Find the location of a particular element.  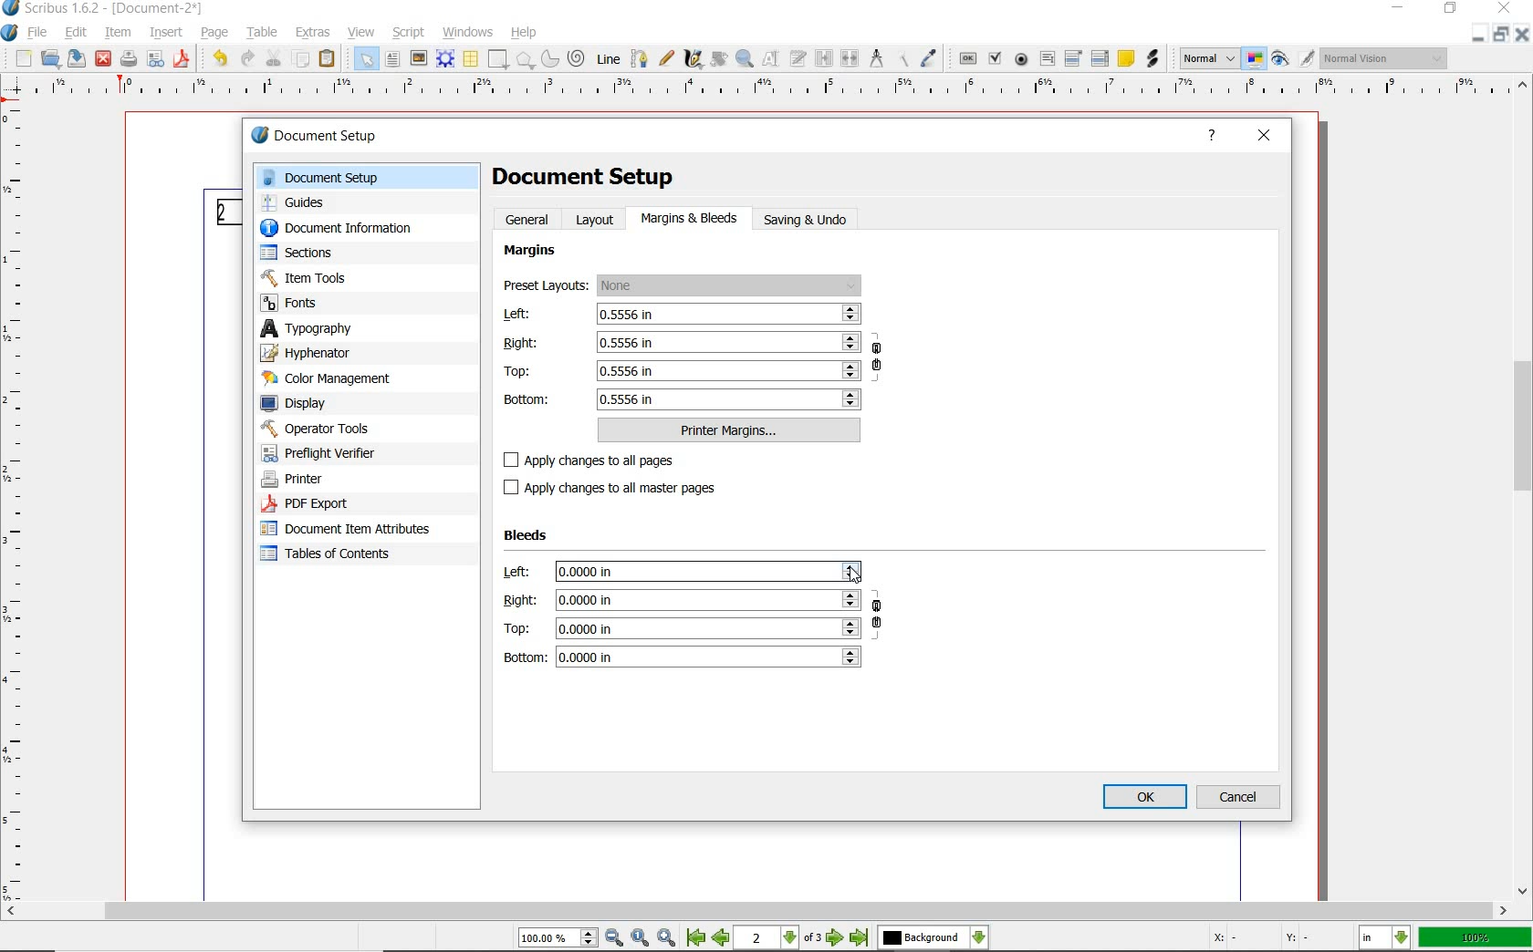

measurements is located at coordinates (878, 60).